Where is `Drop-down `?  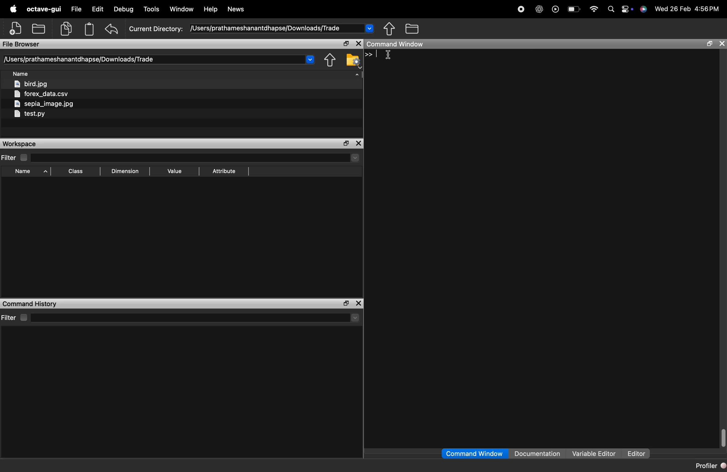
Drop-down  is located at coordinates (370, 28).